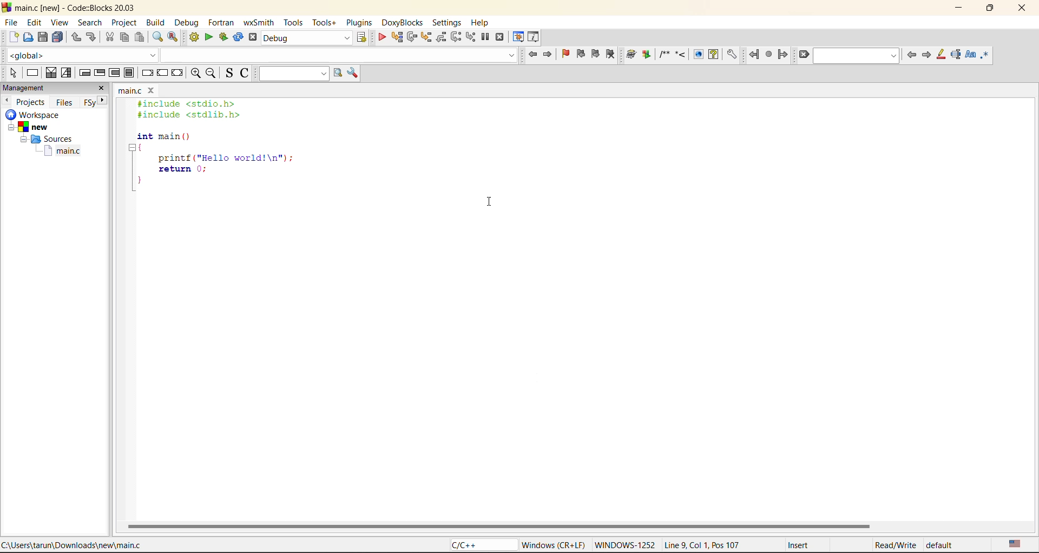 This screenshot has width=1039, height=553. What do you see at coordinates (491, 202) in the screenshot?
I see `cursor` at bounding box center [491, 202].